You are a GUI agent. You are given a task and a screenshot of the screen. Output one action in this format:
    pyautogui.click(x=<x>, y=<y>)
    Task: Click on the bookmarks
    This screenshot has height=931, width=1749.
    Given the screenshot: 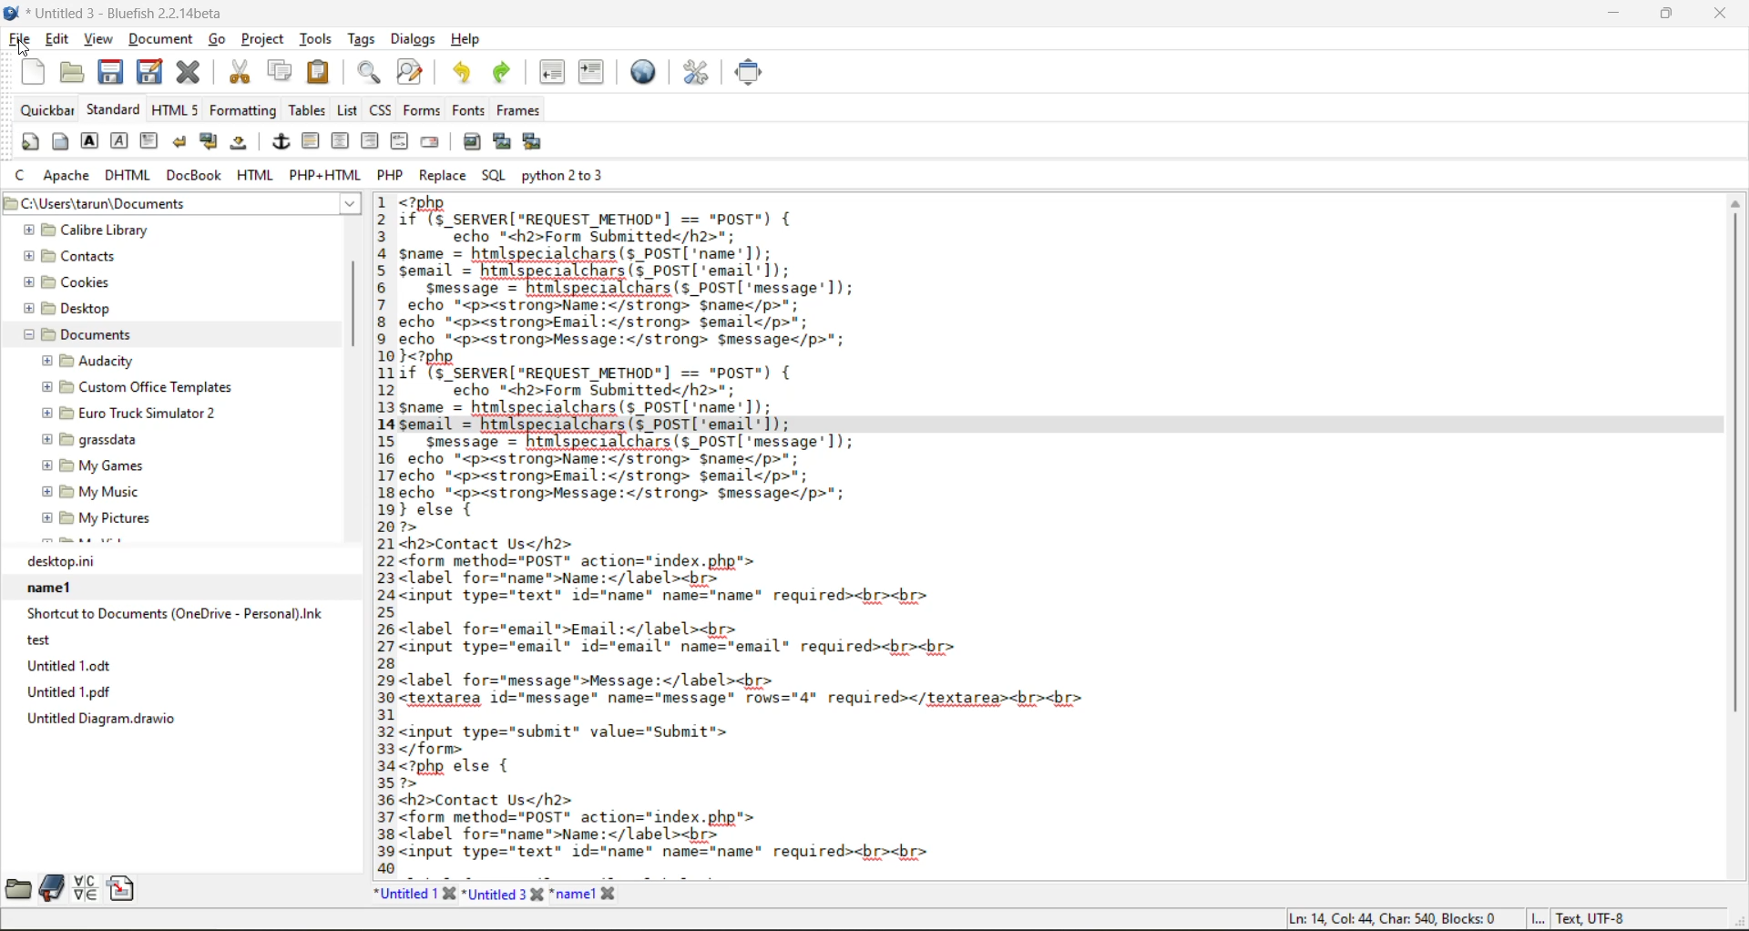 What is the action you would take?
    pyautogui.click(x=50, y=888)
    